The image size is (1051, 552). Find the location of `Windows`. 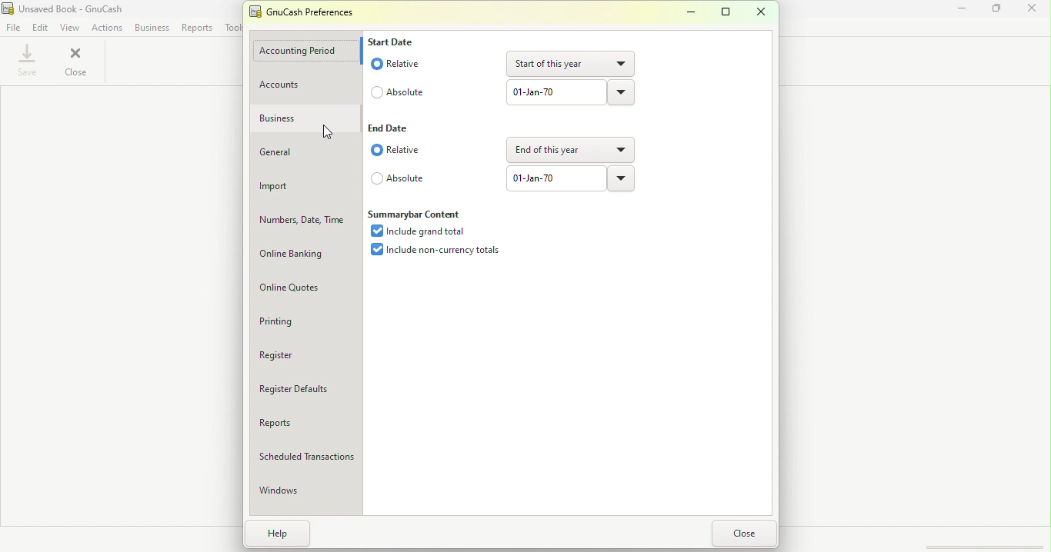

Windows is located at coordinates (303, 490).